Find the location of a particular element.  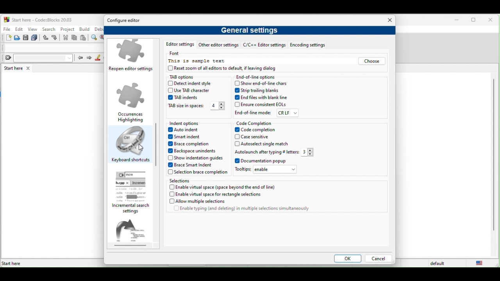

end files with blank line is located at coordinates (262, 98).